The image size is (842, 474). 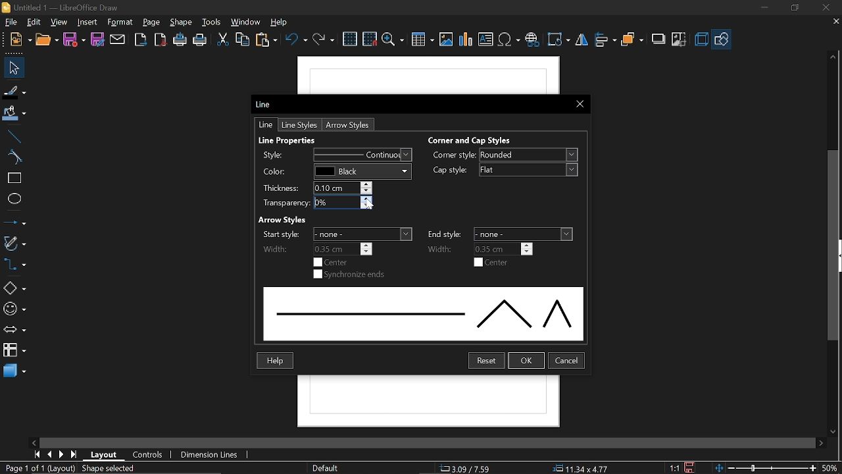 What do you see at coordinates (578, 105) in the screenshot?
I see `CLose` at bounding box center [578, 105].